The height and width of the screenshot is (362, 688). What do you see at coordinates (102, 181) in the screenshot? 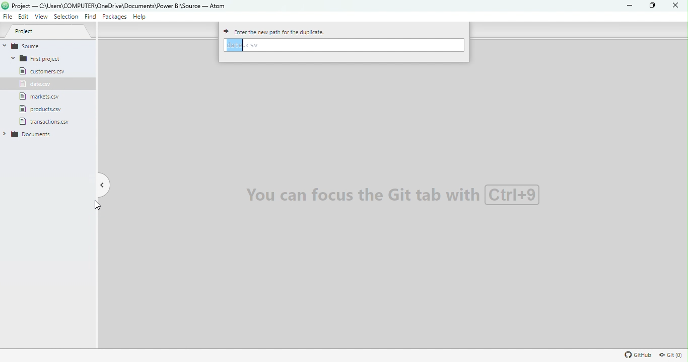
I see `Toggle tree view` at bounding box center [102, 181].